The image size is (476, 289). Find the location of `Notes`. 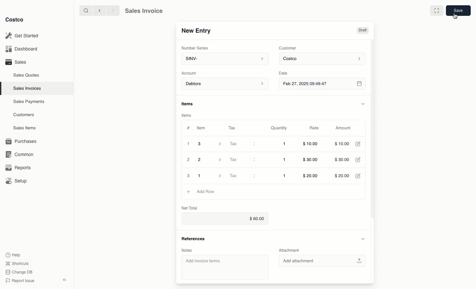

Notes is located at coordinates (189, 251).